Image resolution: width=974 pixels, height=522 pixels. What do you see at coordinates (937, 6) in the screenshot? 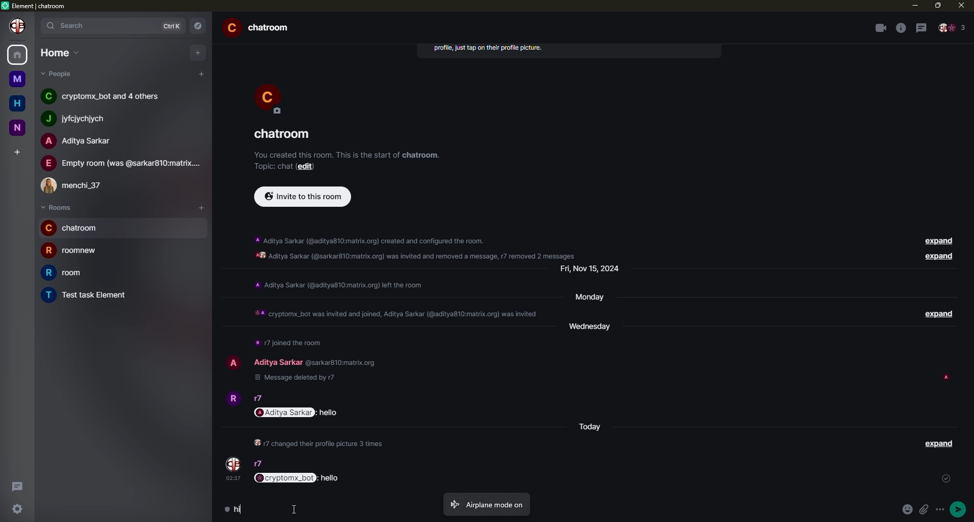
I see `max` at bounding box center [937, 6].